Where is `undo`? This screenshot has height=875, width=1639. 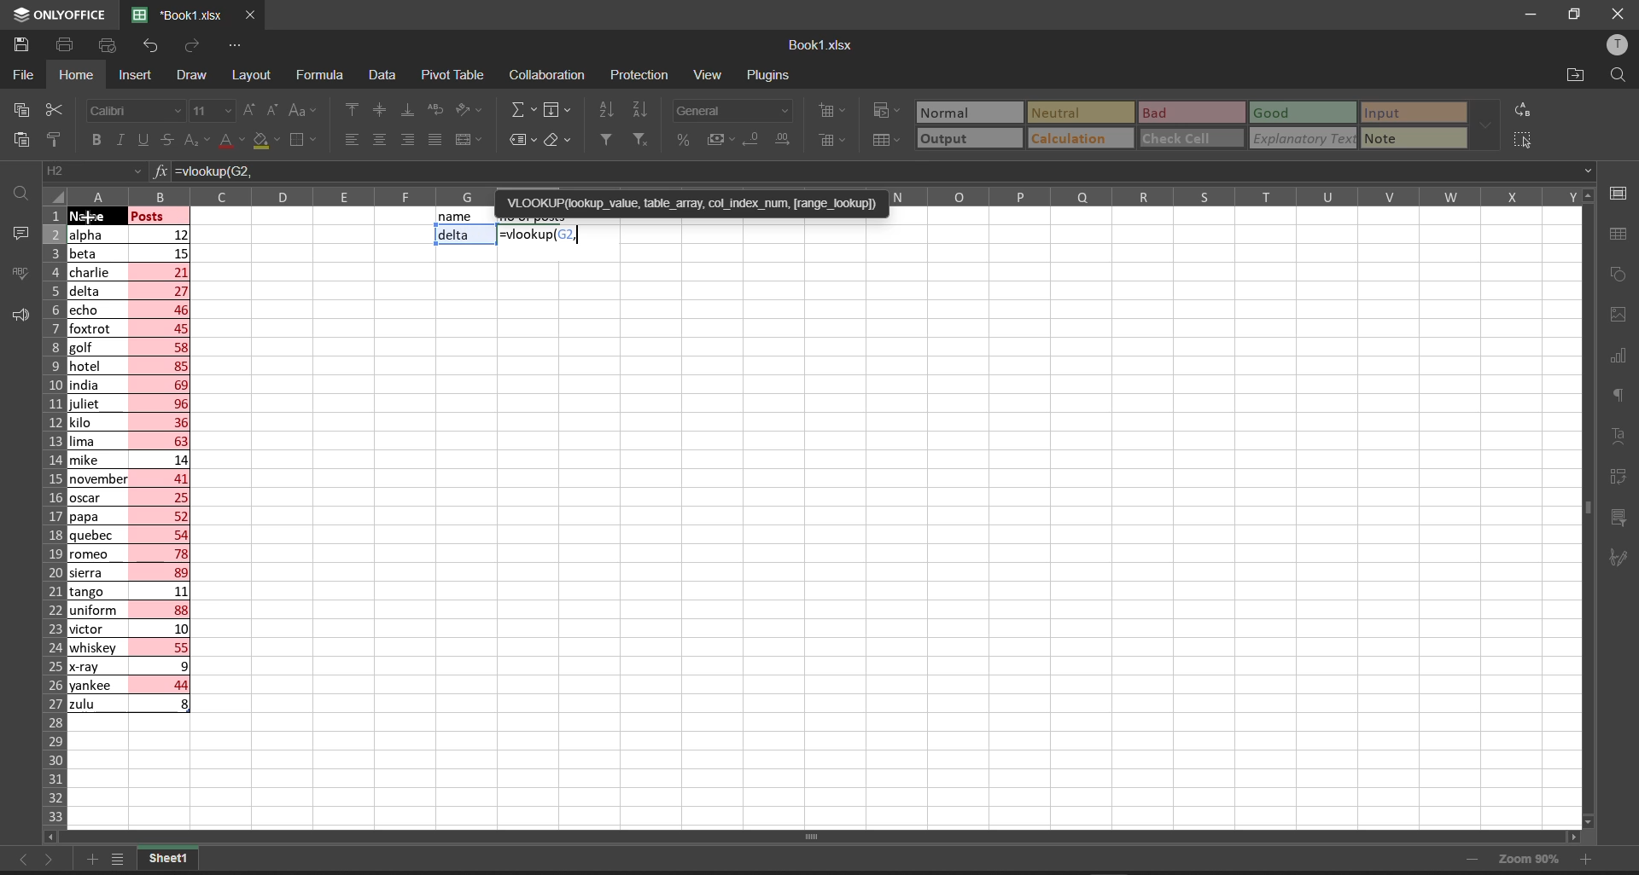
undo is located at coordinates (149, 49).